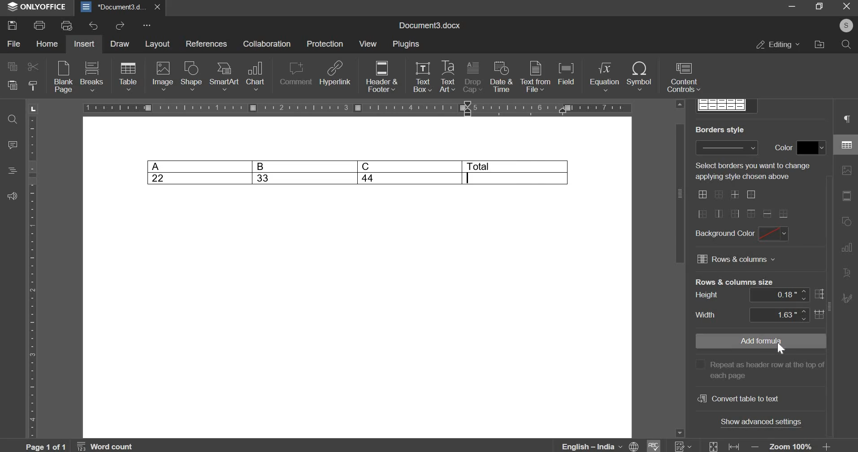  What do you see at coordinates (846, 26) in the screenshot?
I see `account holder` at bounding box center [846, 26].